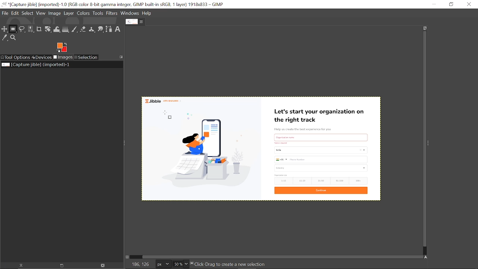 The image size is (478, 269). What do you see at coordinates (92, 30) in the screenshot?
I see `Clone tool` at bounding box center [92, 30].